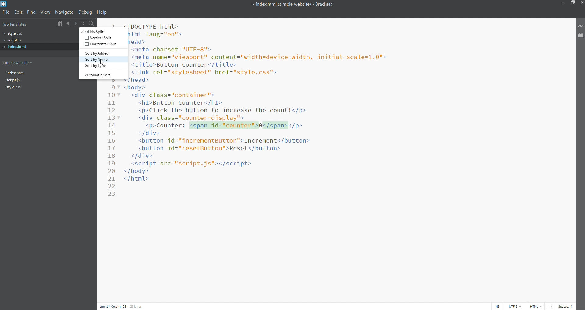 Image resolution: width=585 pixels, height=310 pixels. I want to click on maximize/restore, so click(572, 3).